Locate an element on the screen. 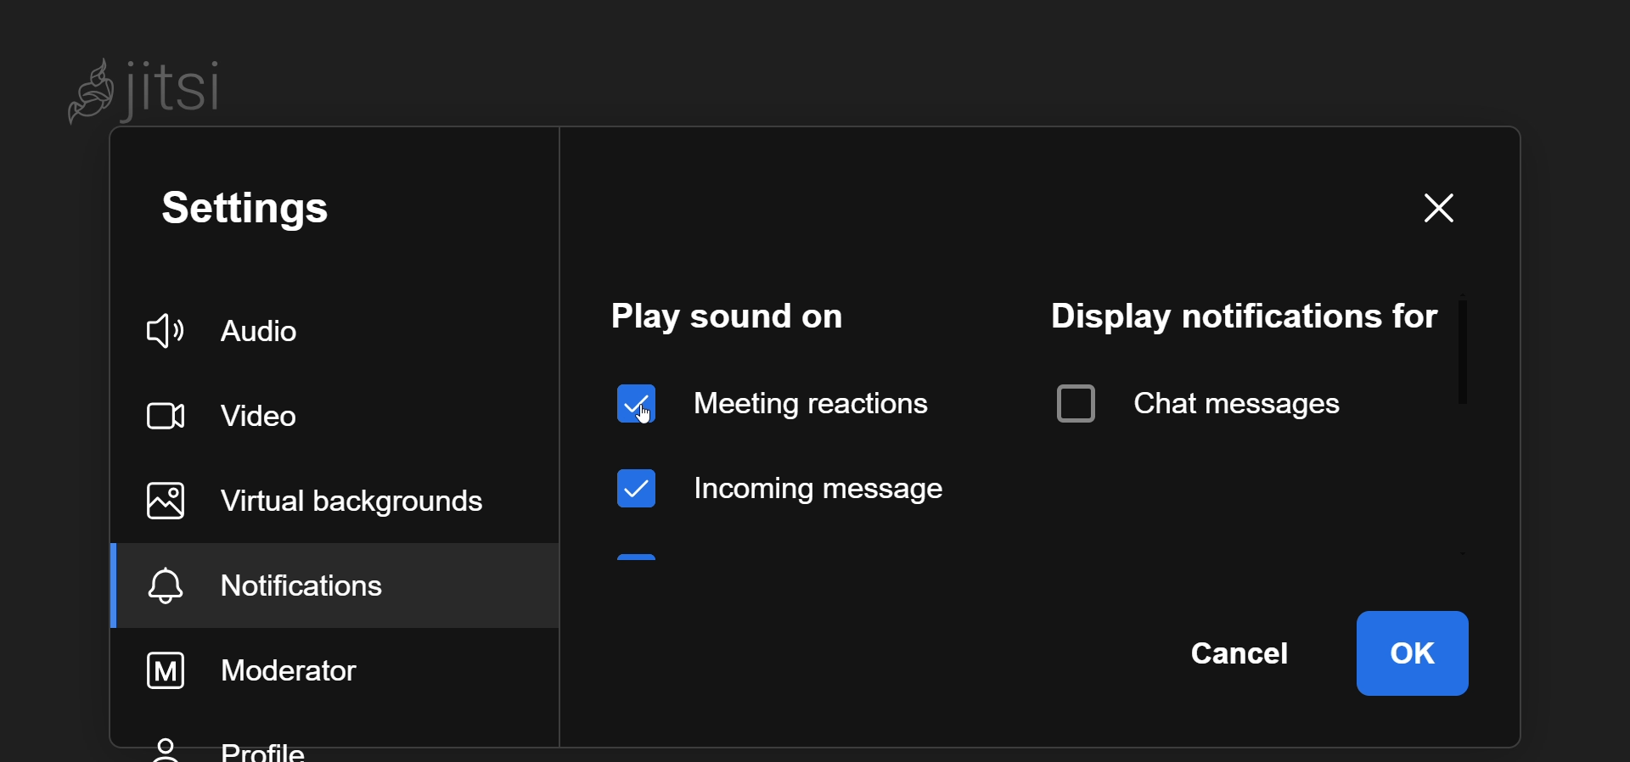  cancel is located at coordinates (1244, 653).